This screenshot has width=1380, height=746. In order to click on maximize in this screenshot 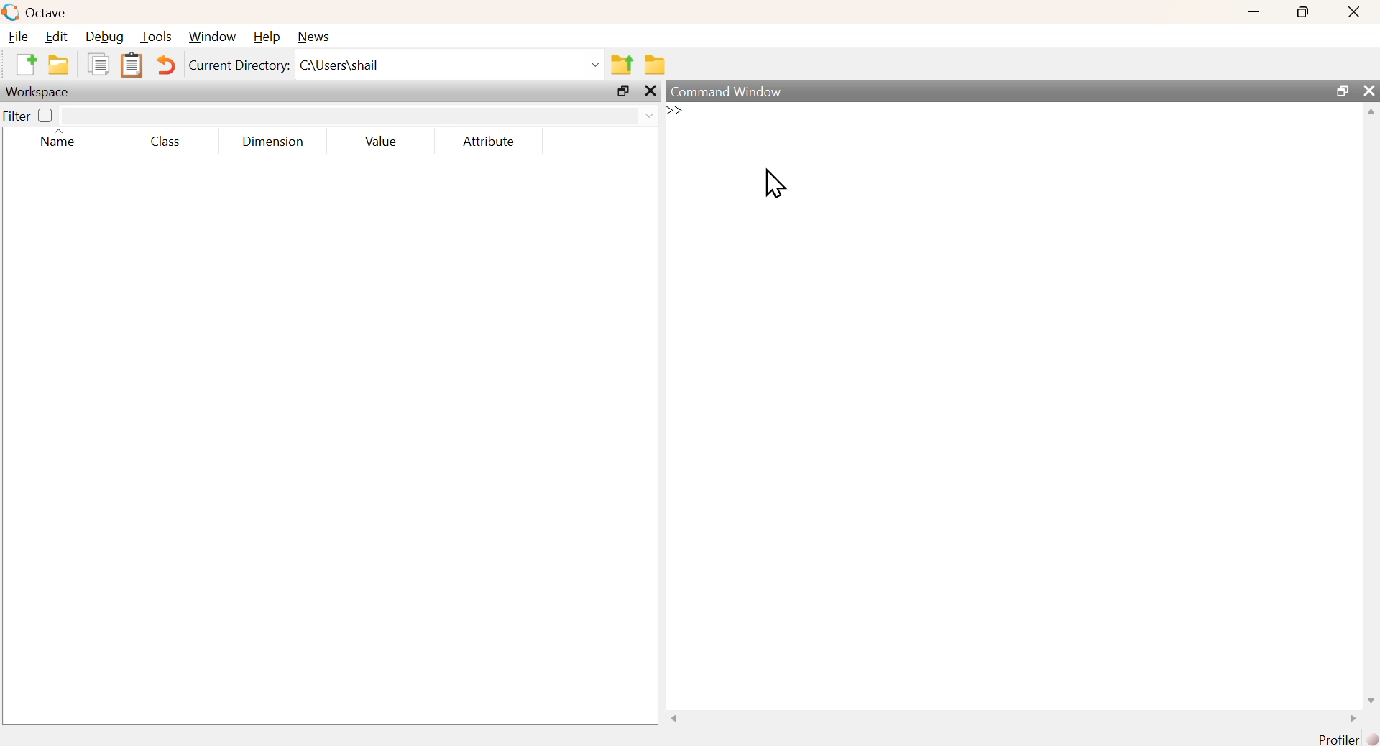, I will do `click(1301, 12)`.